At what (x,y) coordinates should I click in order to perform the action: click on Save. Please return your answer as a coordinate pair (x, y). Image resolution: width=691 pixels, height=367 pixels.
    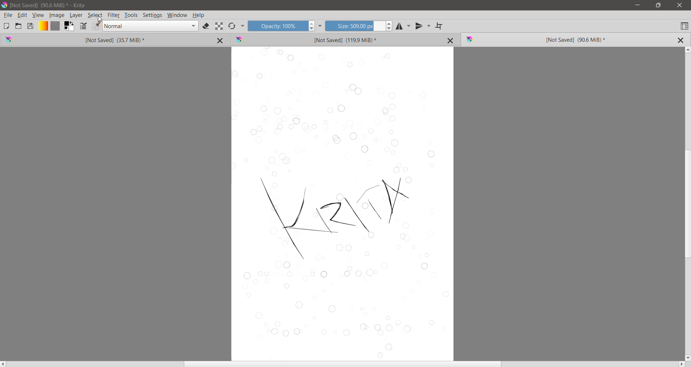
    Looking at the image, I should click on (31, 26).